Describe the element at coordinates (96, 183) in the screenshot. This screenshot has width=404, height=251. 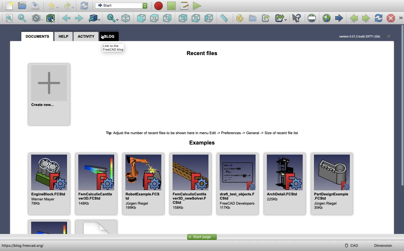
I see `Femcalculix` at that location.